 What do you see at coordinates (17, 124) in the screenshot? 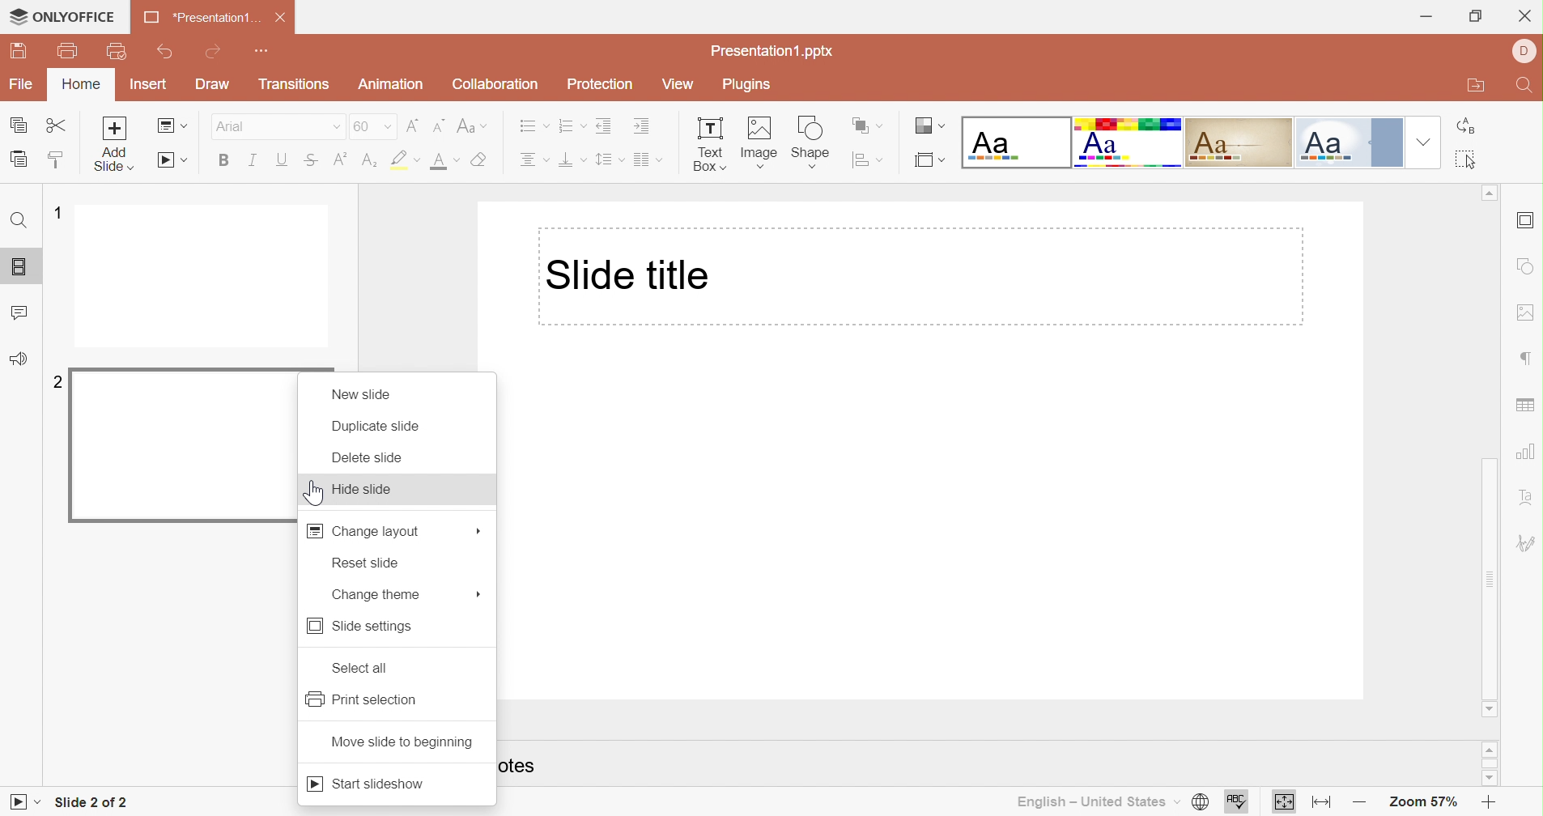
I see `Copy` at bounding box center [17, 124].